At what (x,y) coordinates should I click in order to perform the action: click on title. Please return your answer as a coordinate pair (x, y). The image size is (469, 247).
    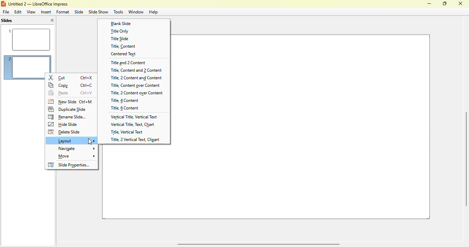
    Looking at the image, I should click on (38, 4).